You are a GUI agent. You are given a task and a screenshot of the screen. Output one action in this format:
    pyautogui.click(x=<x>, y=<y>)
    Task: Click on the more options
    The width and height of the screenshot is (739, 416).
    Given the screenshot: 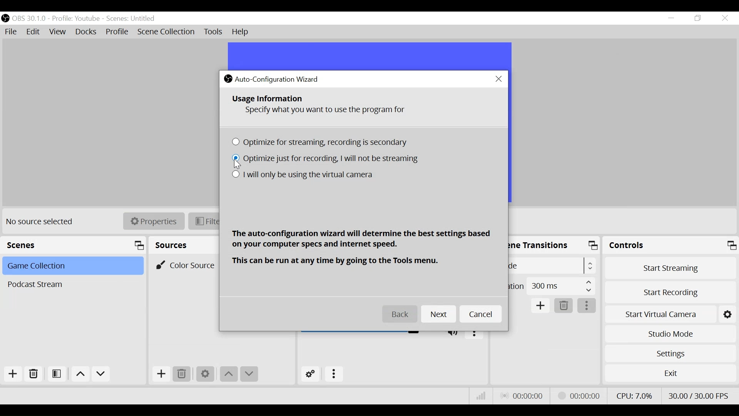 What is the action you would take?
    pyautogui.click(x=334, y=375)
    